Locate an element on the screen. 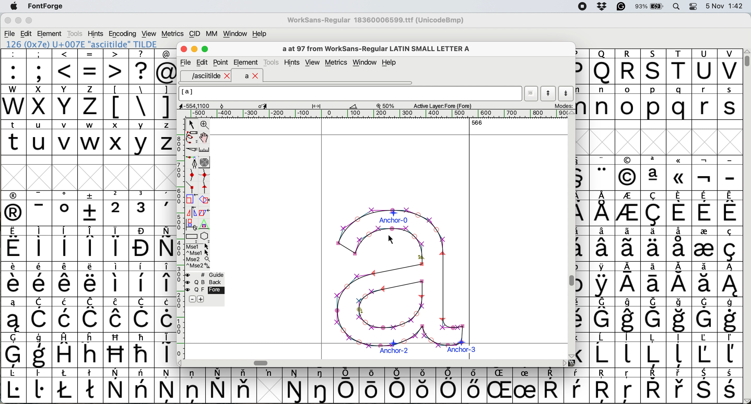  s is located at coordinates (730, 102).